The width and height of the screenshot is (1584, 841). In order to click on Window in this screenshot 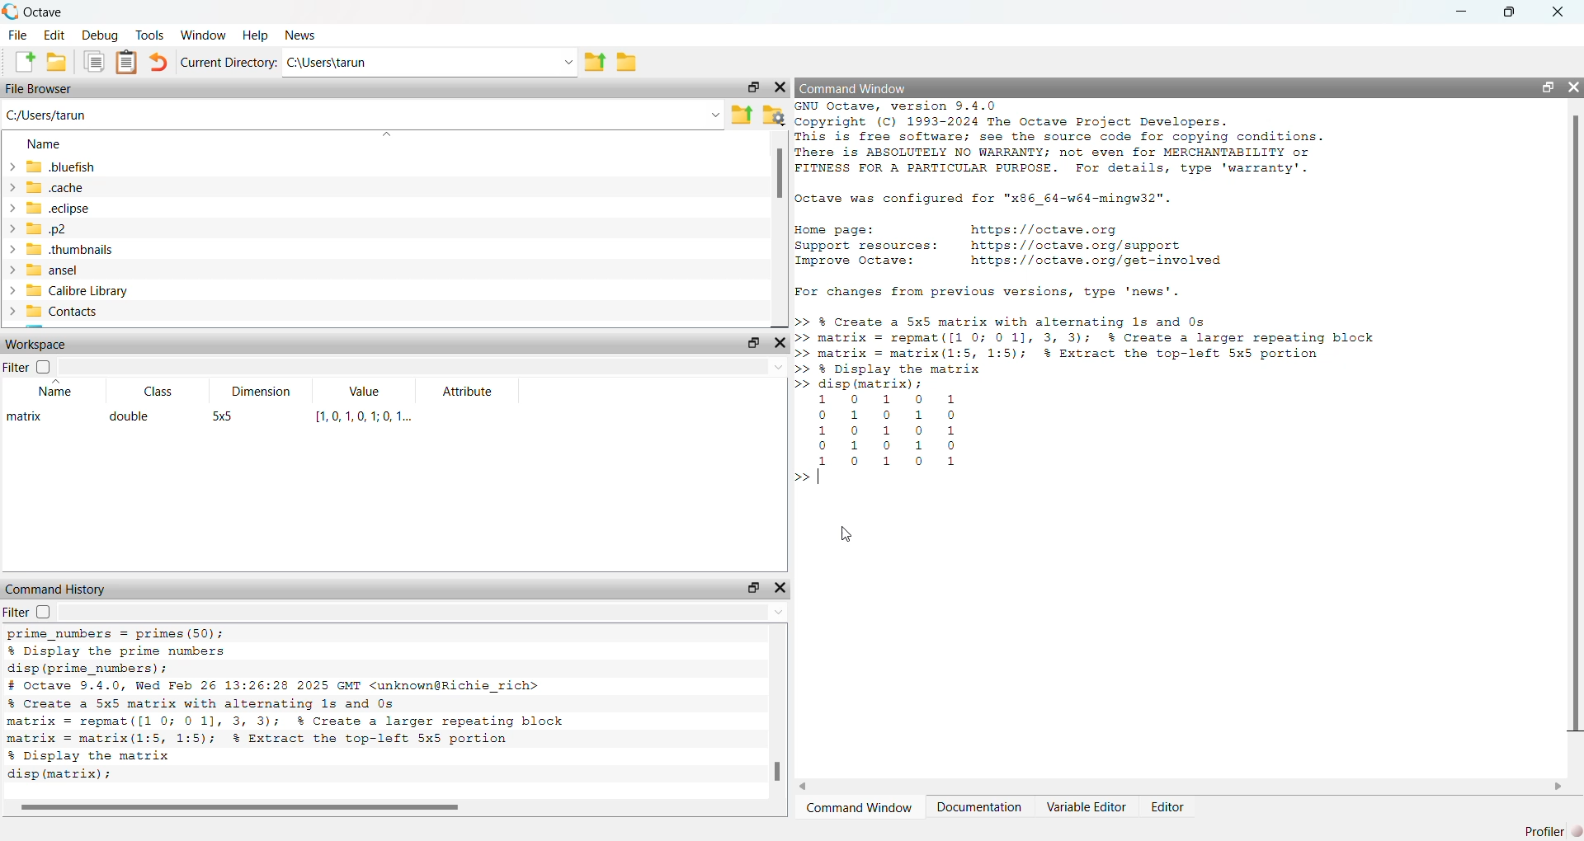, I will do `click(205, 35)`.